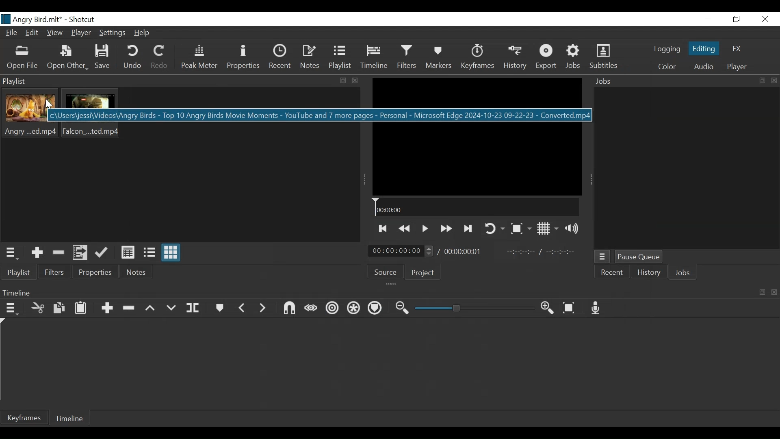  Describe the element at coordinates (290, 309) in the screenshot. I see `Snap` at that location.